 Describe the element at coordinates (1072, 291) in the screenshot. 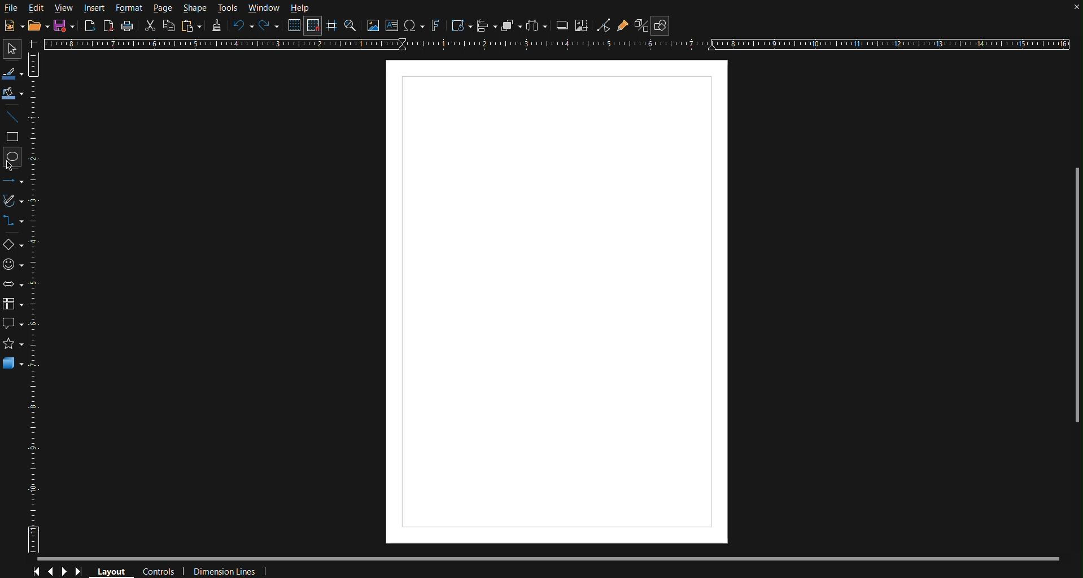

I see `Scrollbar` at that location.